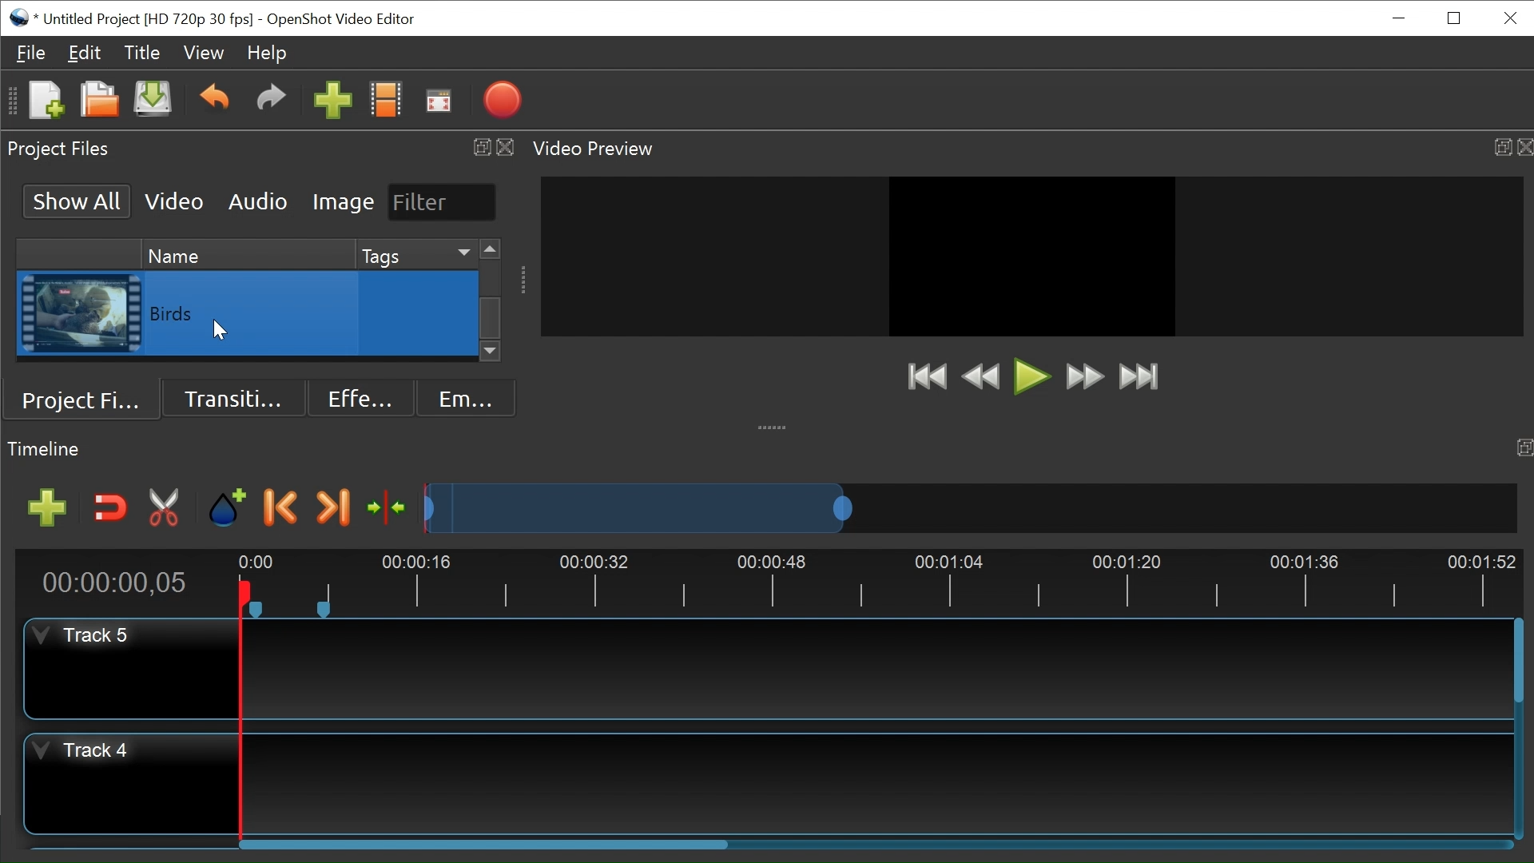 Image resolution: width=1534 pixels, height=863 pixels. What do you see at coordinates (154, 101) in the screenshot?
I see `Save Project` at bounding box center [154, 101].